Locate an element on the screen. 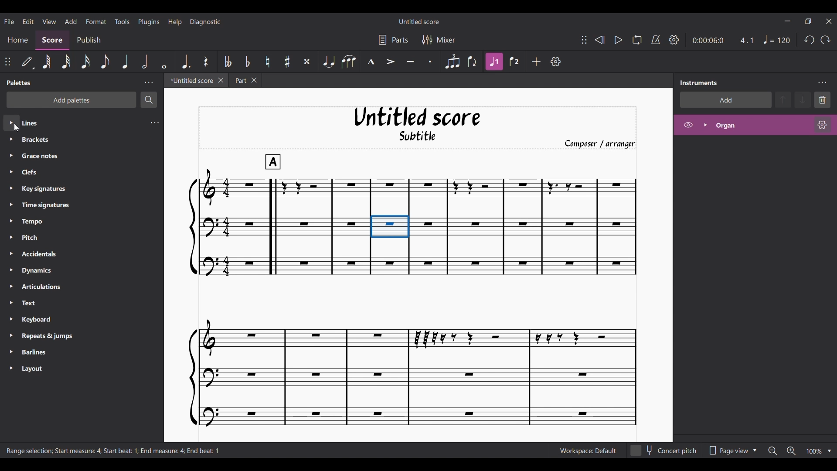 This screenshot has height=471, width=837. Toggle double sharp is located at coordinates (307, 62).